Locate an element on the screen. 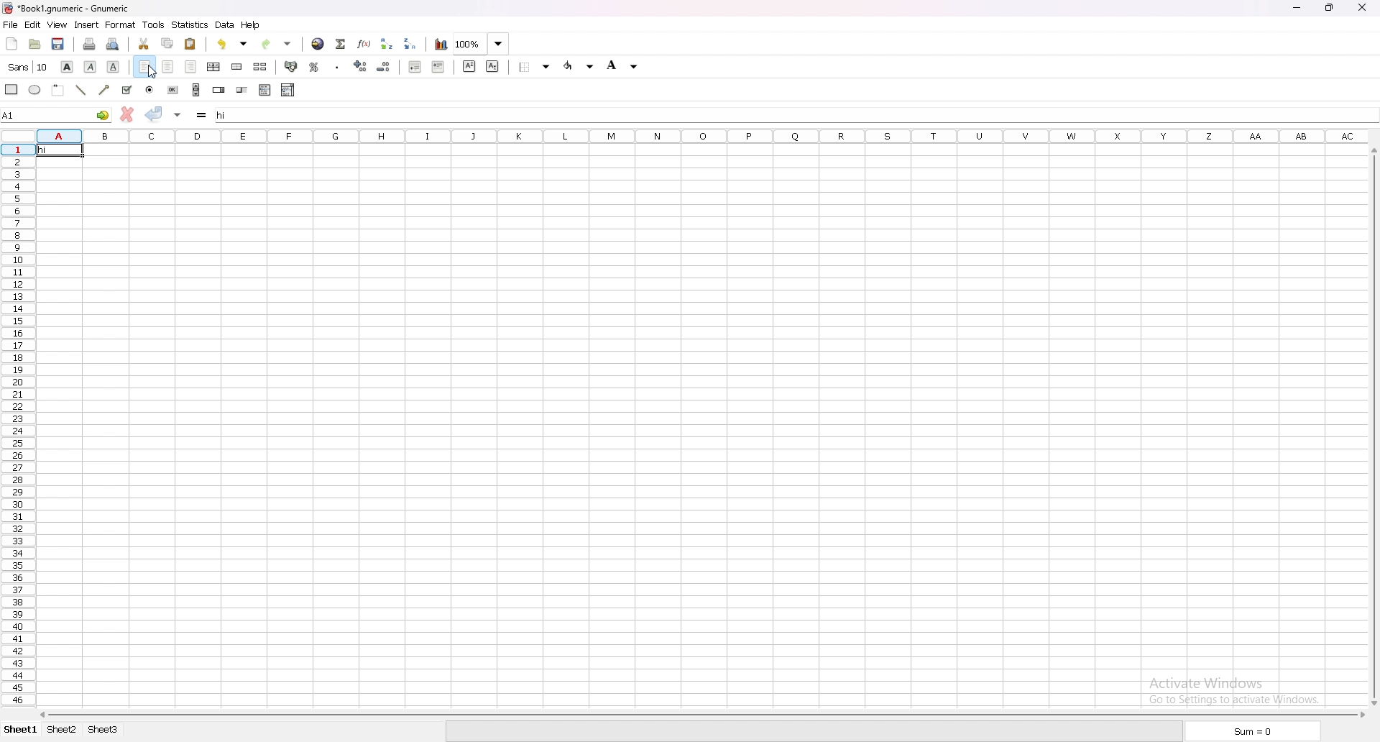 The height and width of the screenshot is (742, 1380). bold is located at coordinates (67, 65).